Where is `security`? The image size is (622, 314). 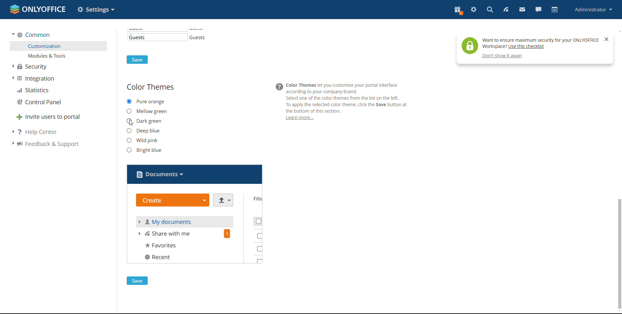
security is located at coordinates (30, 67).